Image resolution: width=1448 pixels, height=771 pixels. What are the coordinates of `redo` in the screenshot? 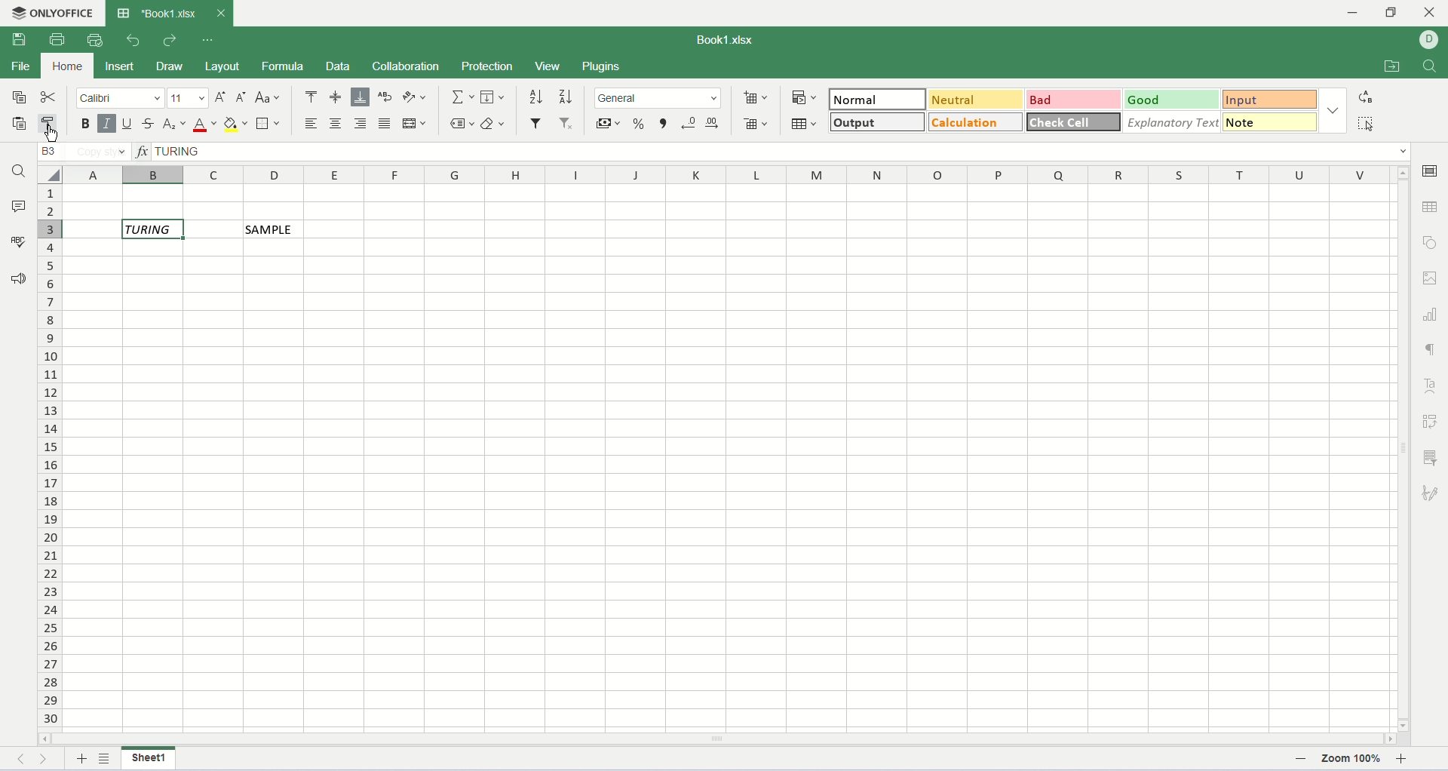 It's located at (168, 41).